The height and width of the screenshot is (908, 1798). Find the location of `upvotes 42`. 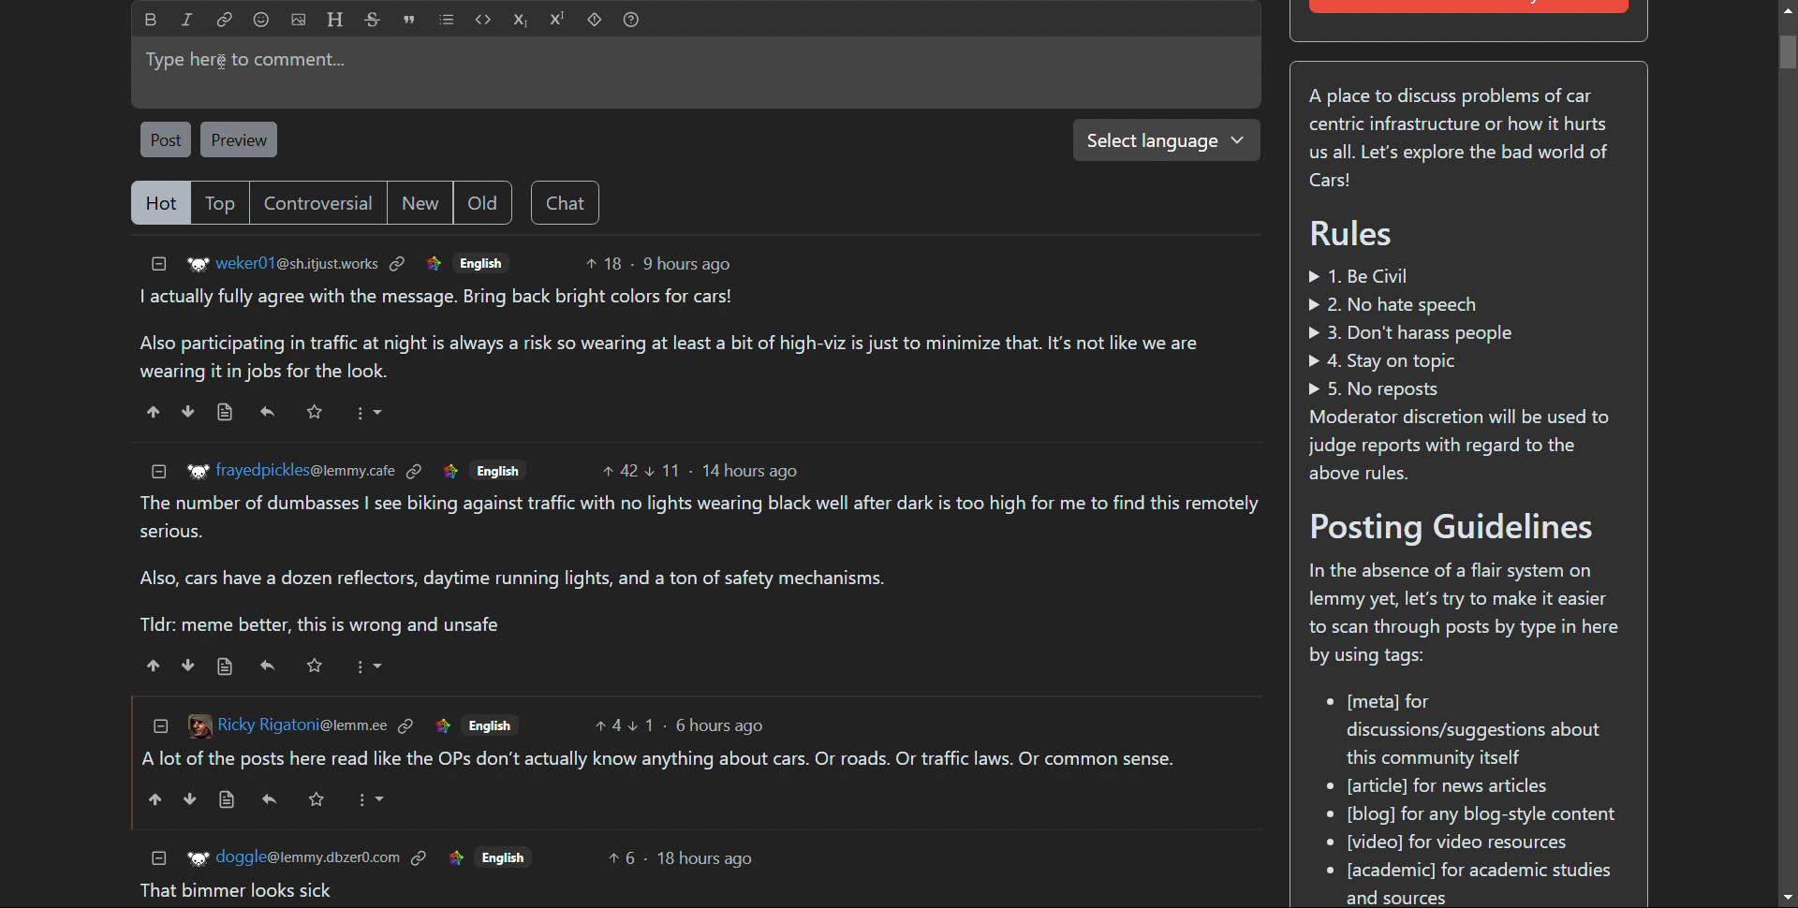

upvotes 42 is located at coordinates (621, 468).